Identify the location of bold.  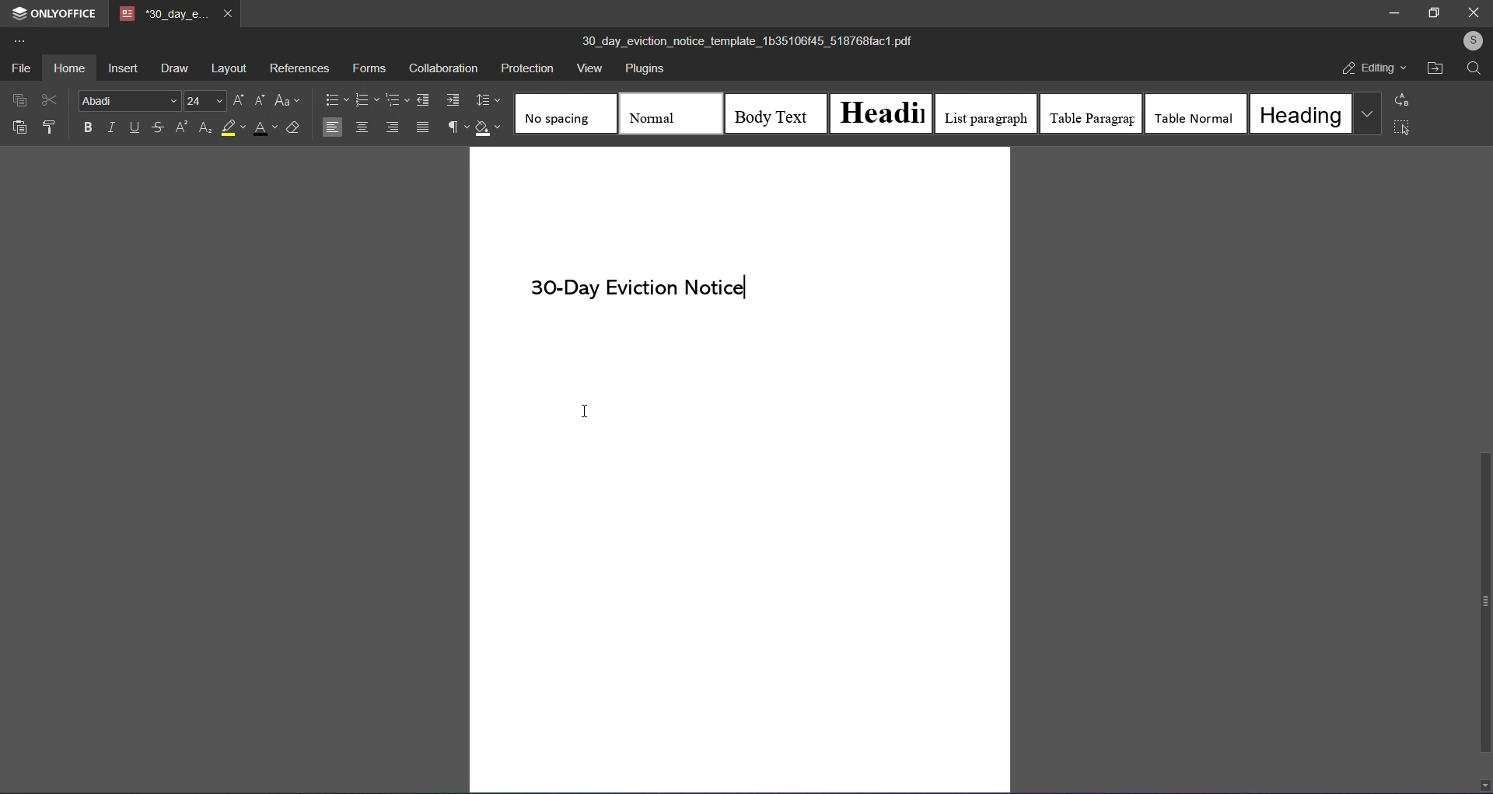
(87, 127).